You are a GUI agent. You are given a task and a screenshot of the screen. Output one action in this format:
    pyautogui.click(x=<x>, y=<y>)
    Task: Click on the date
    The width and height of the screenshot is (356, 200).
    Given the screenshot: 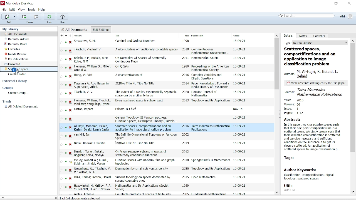 What is the action you would take?
    pyautogui.click(x=240, y=101)
    